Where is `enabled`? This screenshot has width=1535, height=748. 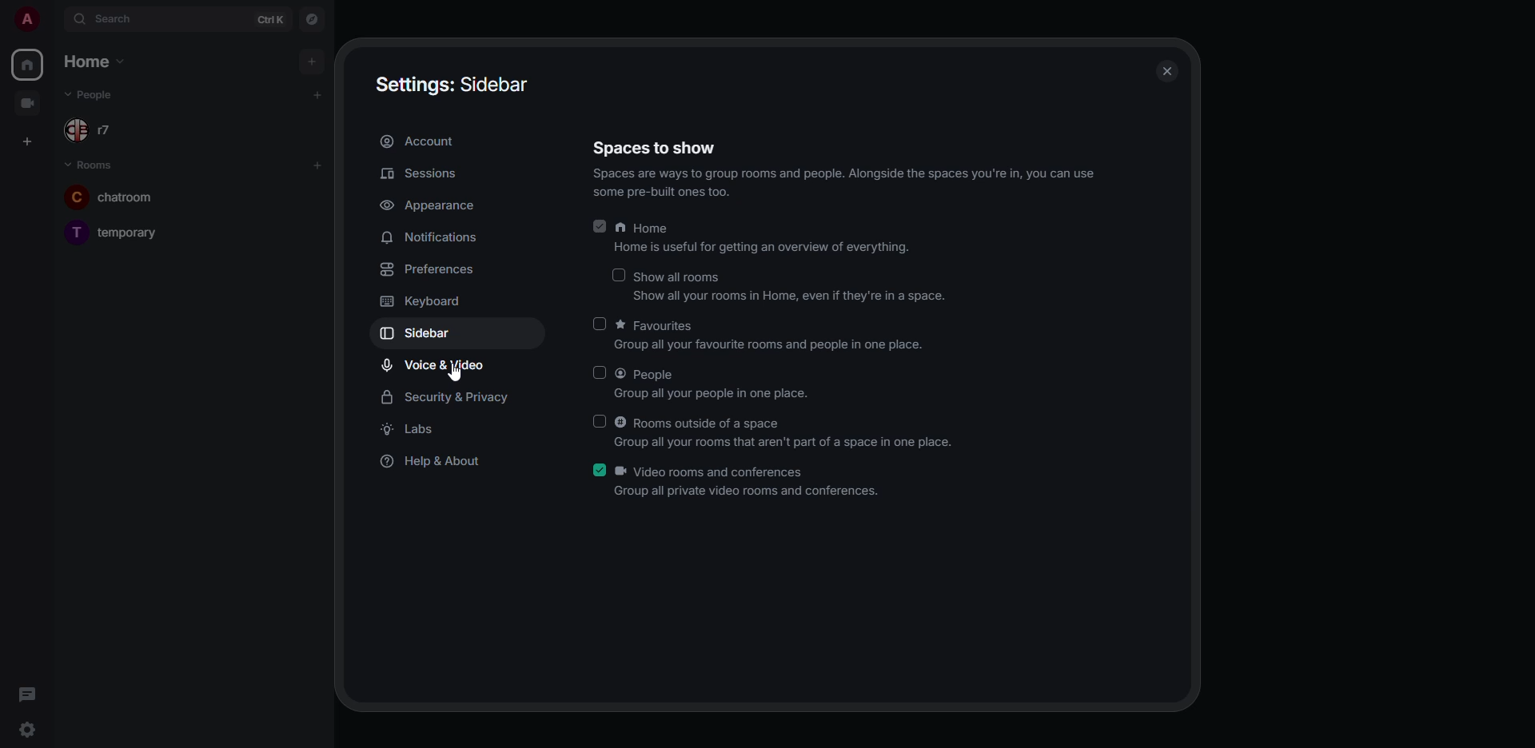
enabled is located at coordinates (596, 225).